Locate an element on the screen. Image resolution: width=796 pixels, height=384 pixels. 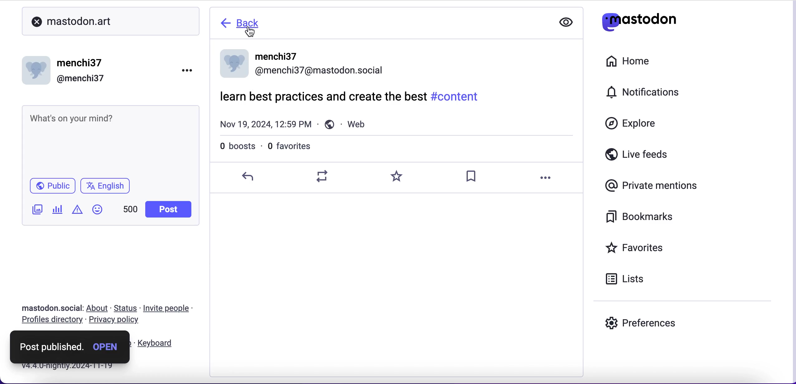
mastodon logo is located at coordinates (637, 20).